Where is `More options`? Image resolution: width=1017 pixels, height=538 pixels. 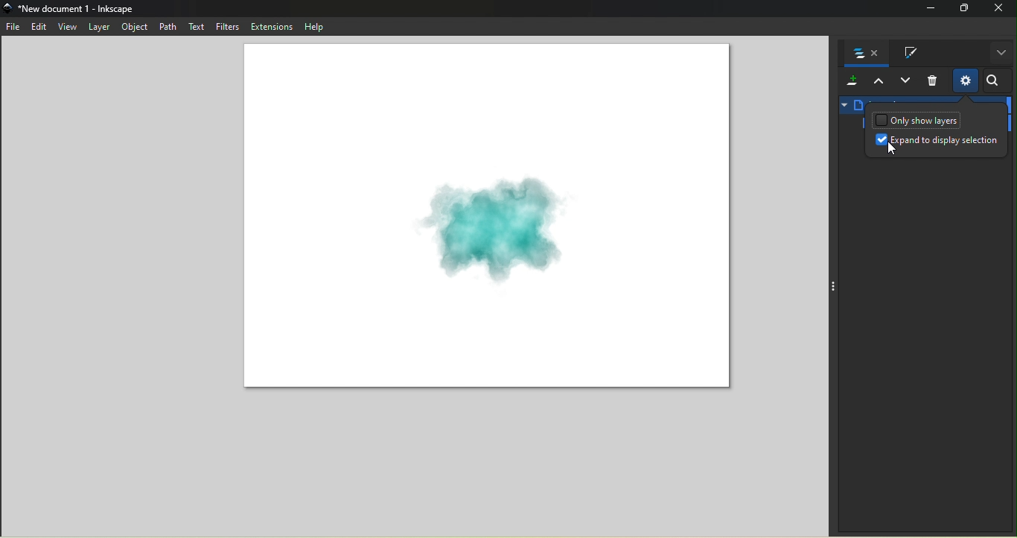 More options is located at coordinates (1001, 53).